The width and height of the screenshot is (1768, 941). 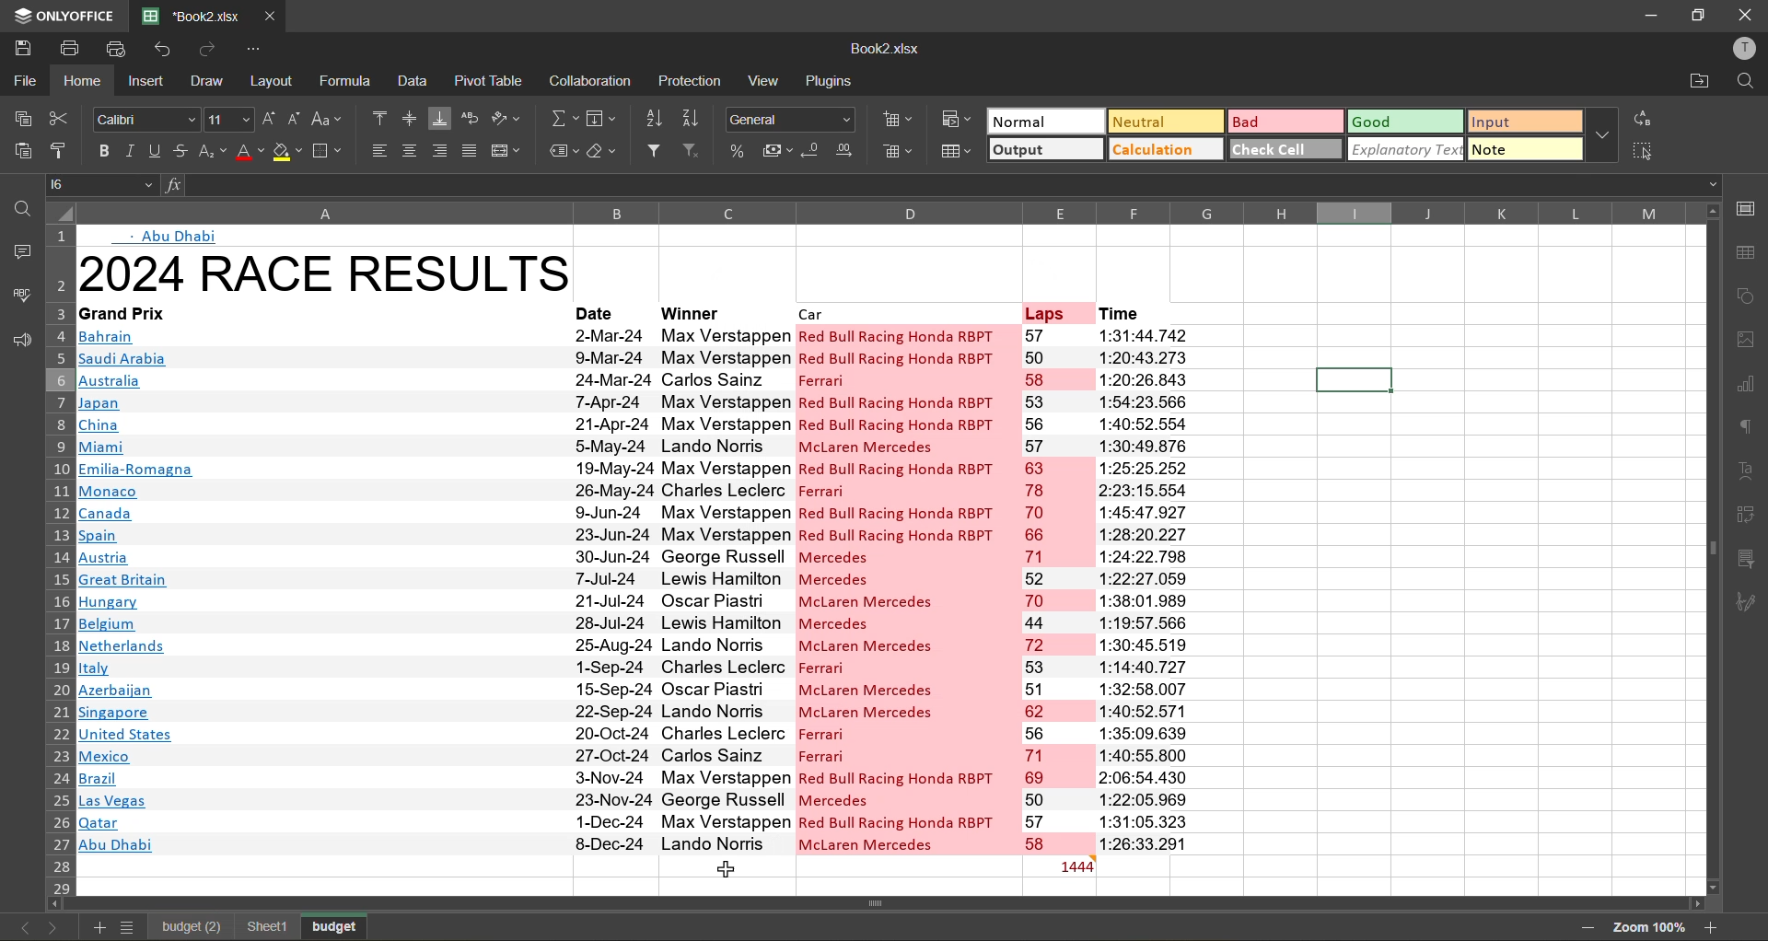 I want to click on feedback, so click(x=18, y=342).